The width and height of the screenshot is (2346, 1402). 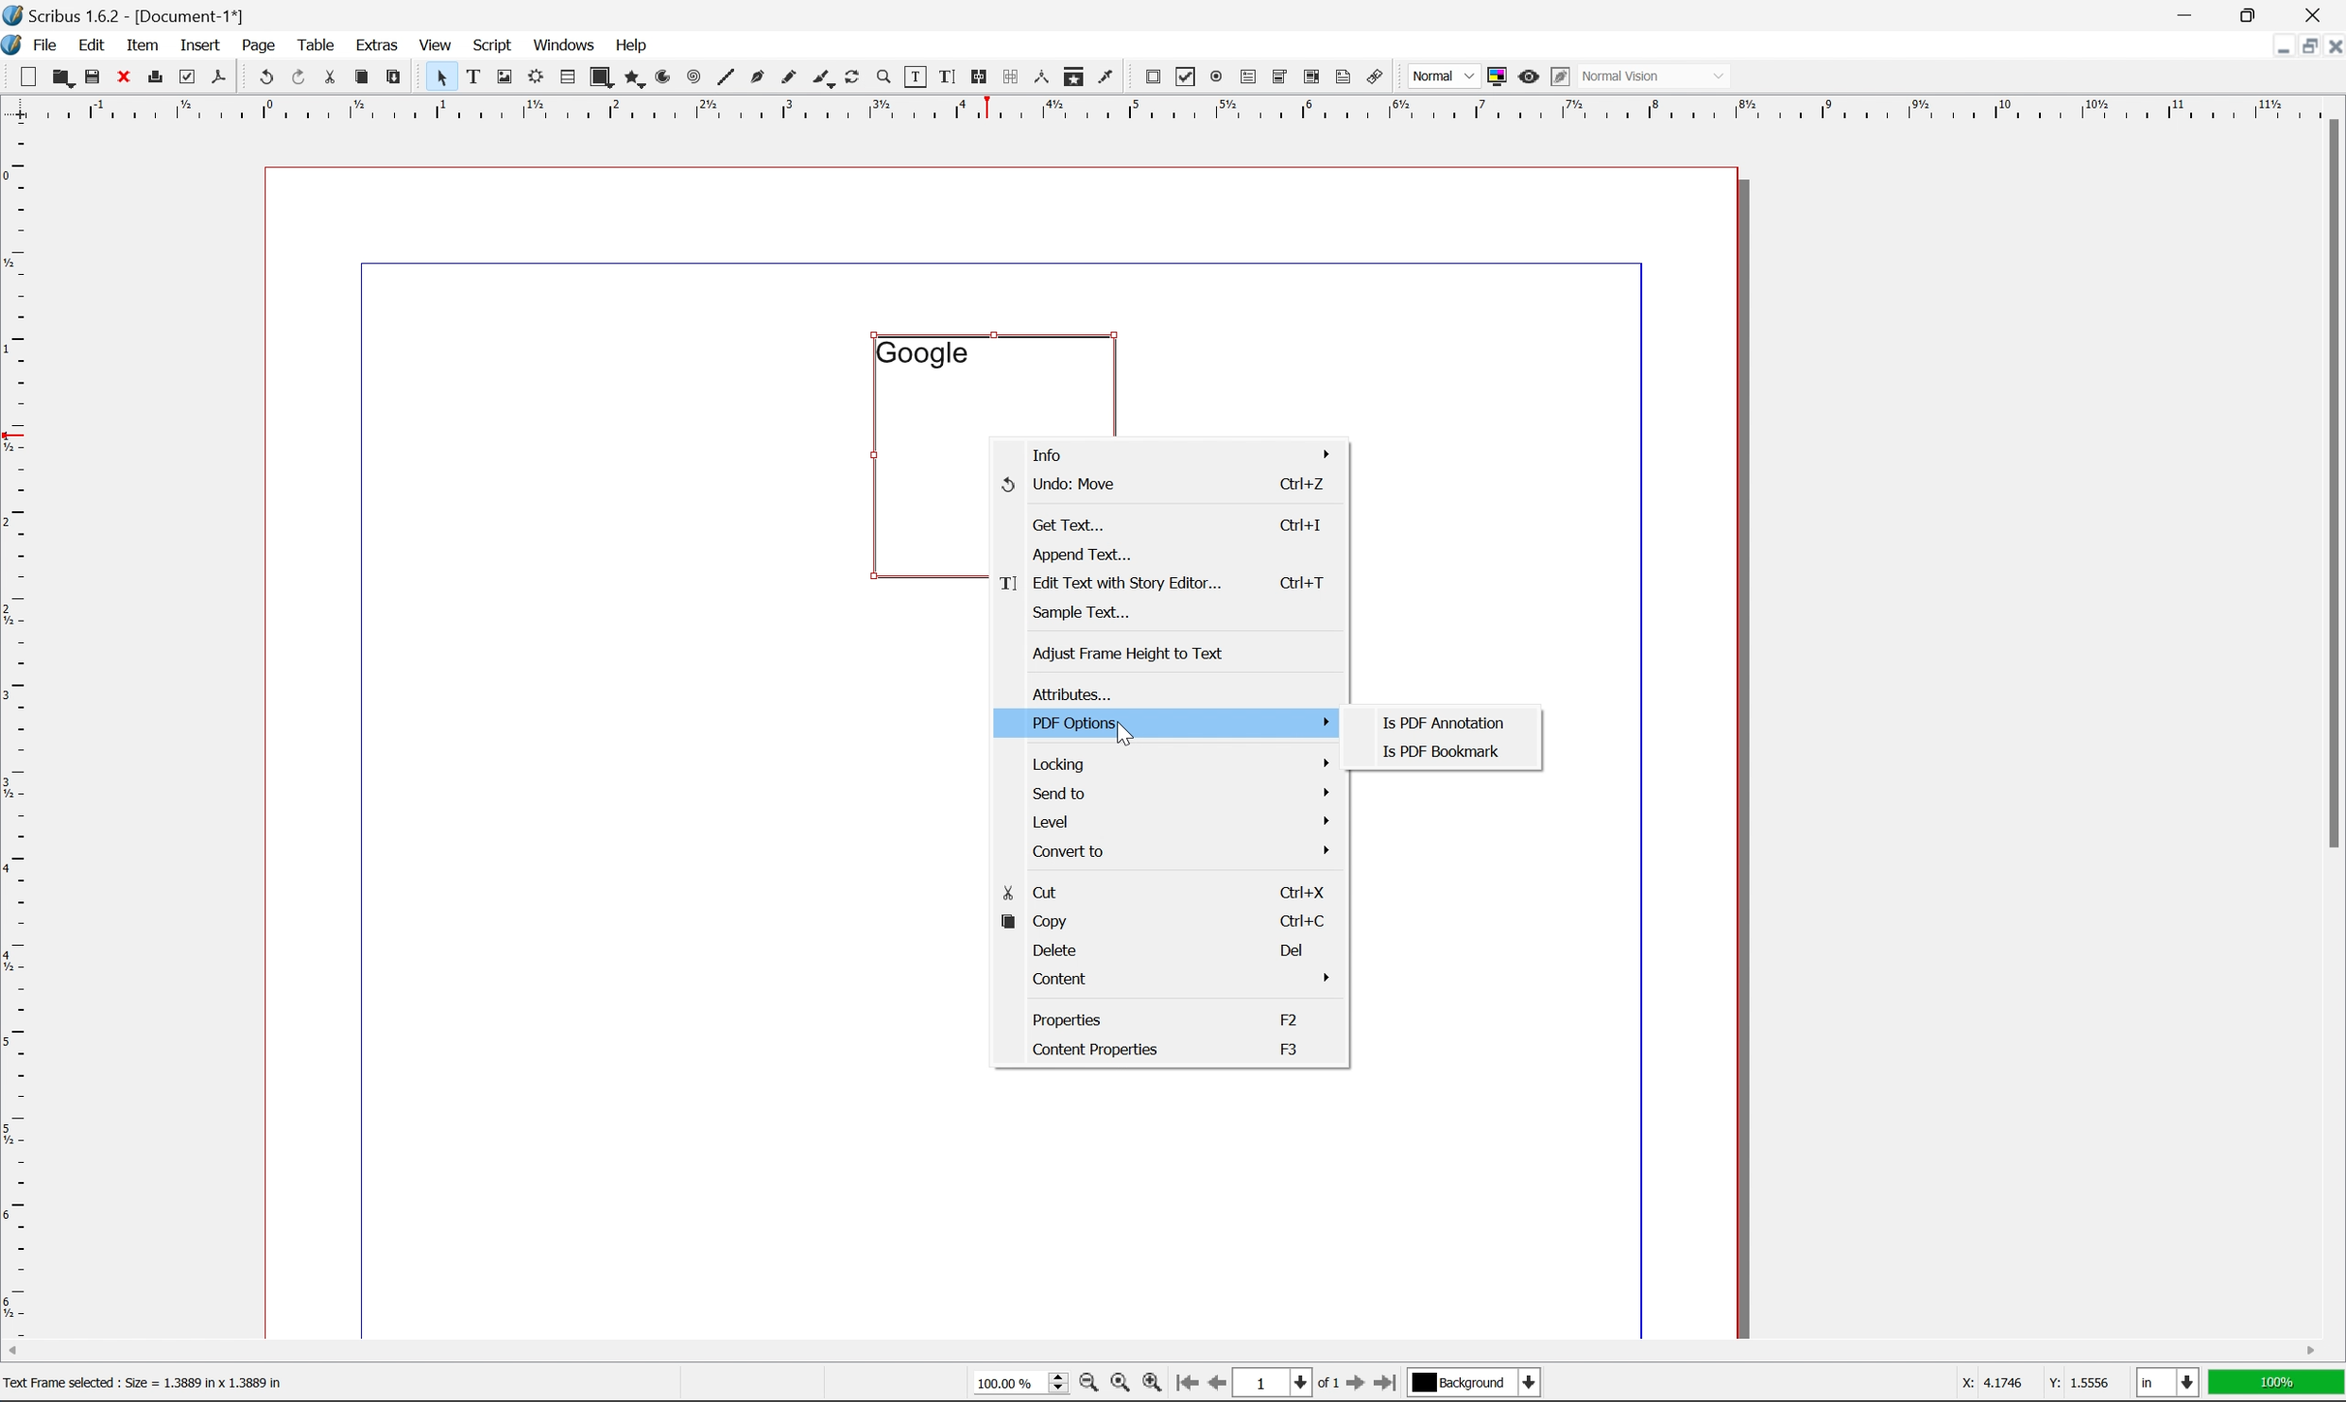 I want to click on properties, so click(x=1070, y=1018).